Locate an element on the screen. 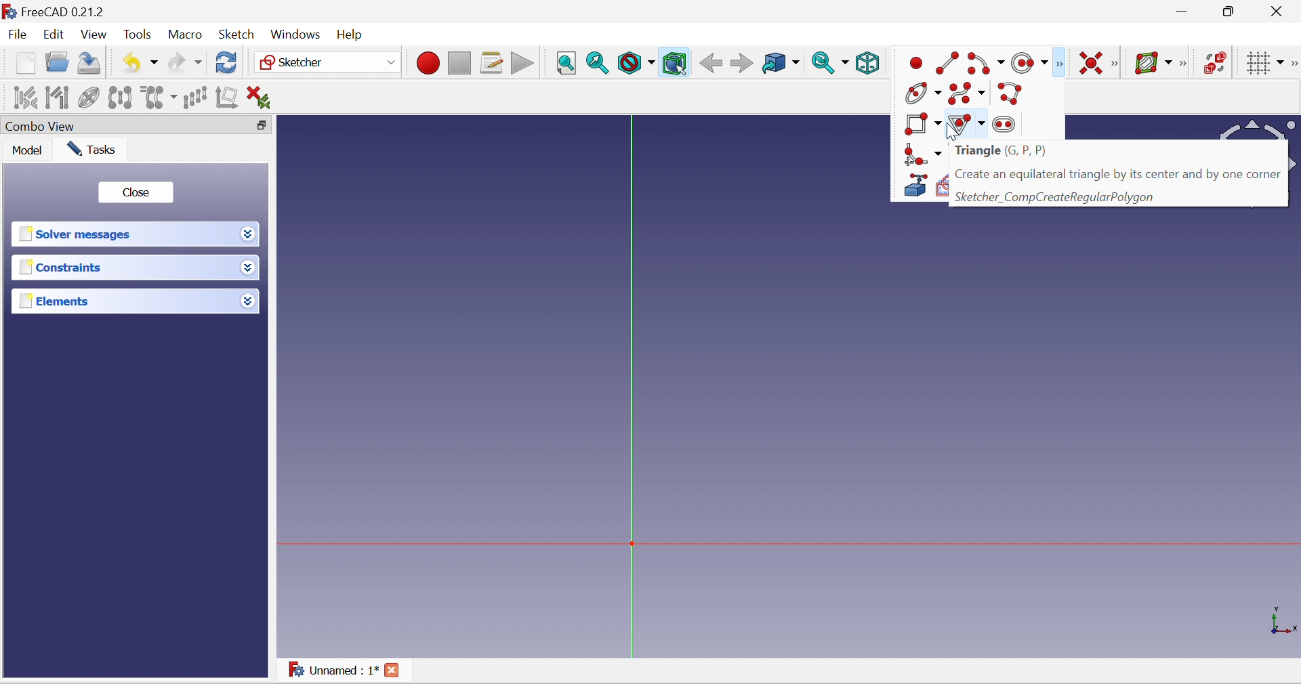 This screenshot has width=1301, height=684. Select associated constraints is located at coordinates (25, 98).